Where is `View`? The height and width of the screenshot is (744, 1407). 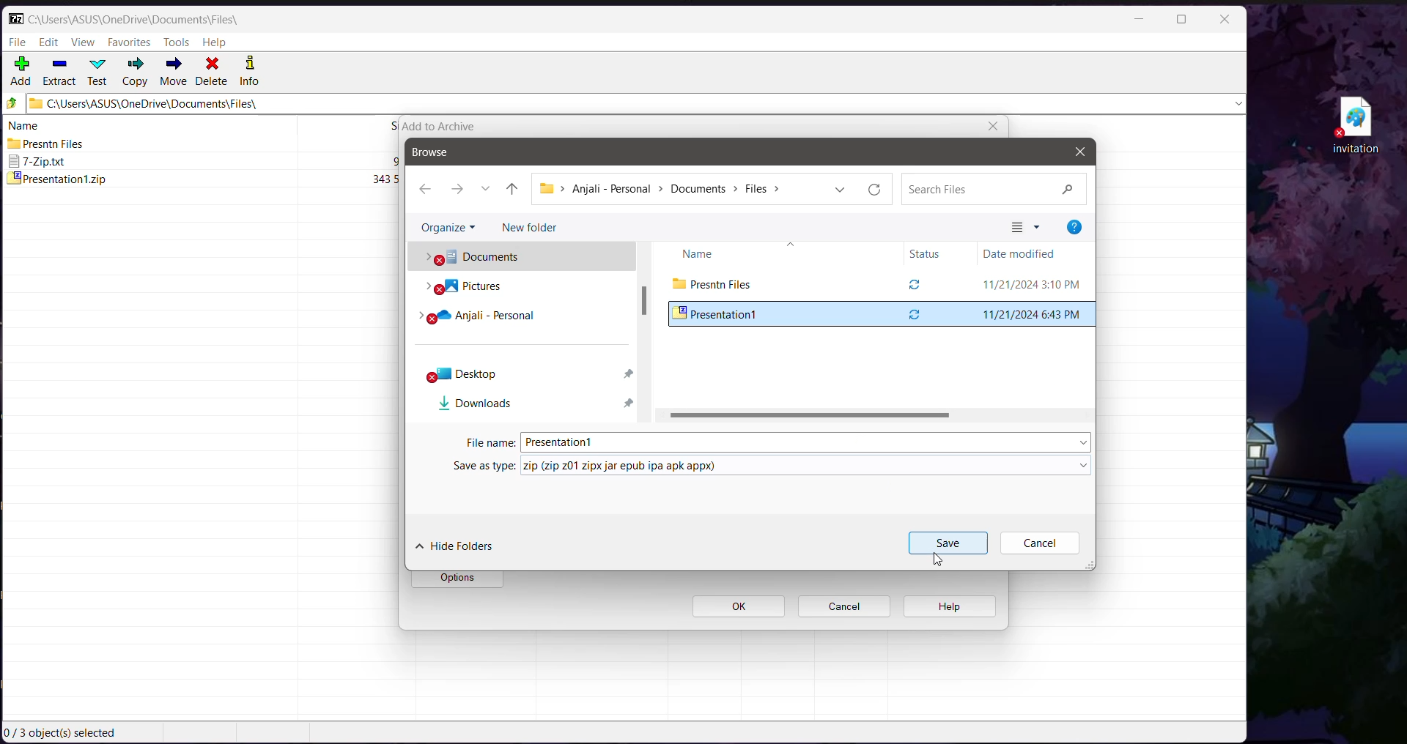
View is located at coordinates (84, 42).